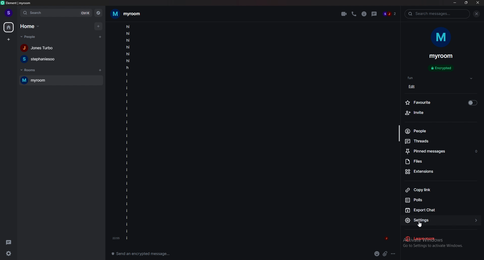 The height and width of the screenshot is (260, 484). I want to click on room photo, so click(442, 38).